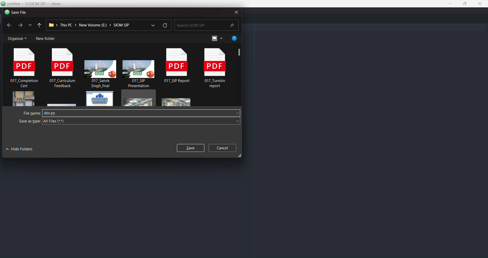 The width and height of the screenshot is (488, 258). What do you see at coordinates (22, 150) in the screenshot?
I see `hide folders` at bounding box center [22, 150].